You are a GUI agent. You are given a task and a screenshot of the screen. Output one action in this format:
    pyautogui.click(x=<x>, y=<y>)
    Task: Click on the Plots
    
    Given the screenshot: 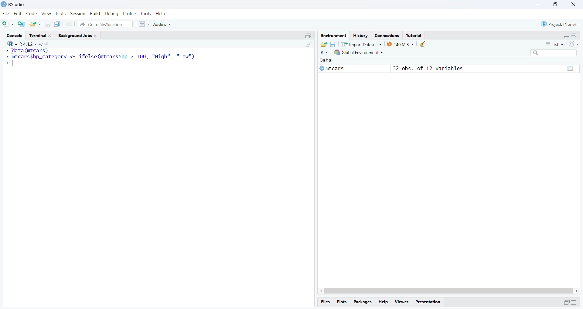 What is the action you would take?
    pyautogui.click(x=343, y=302)
    